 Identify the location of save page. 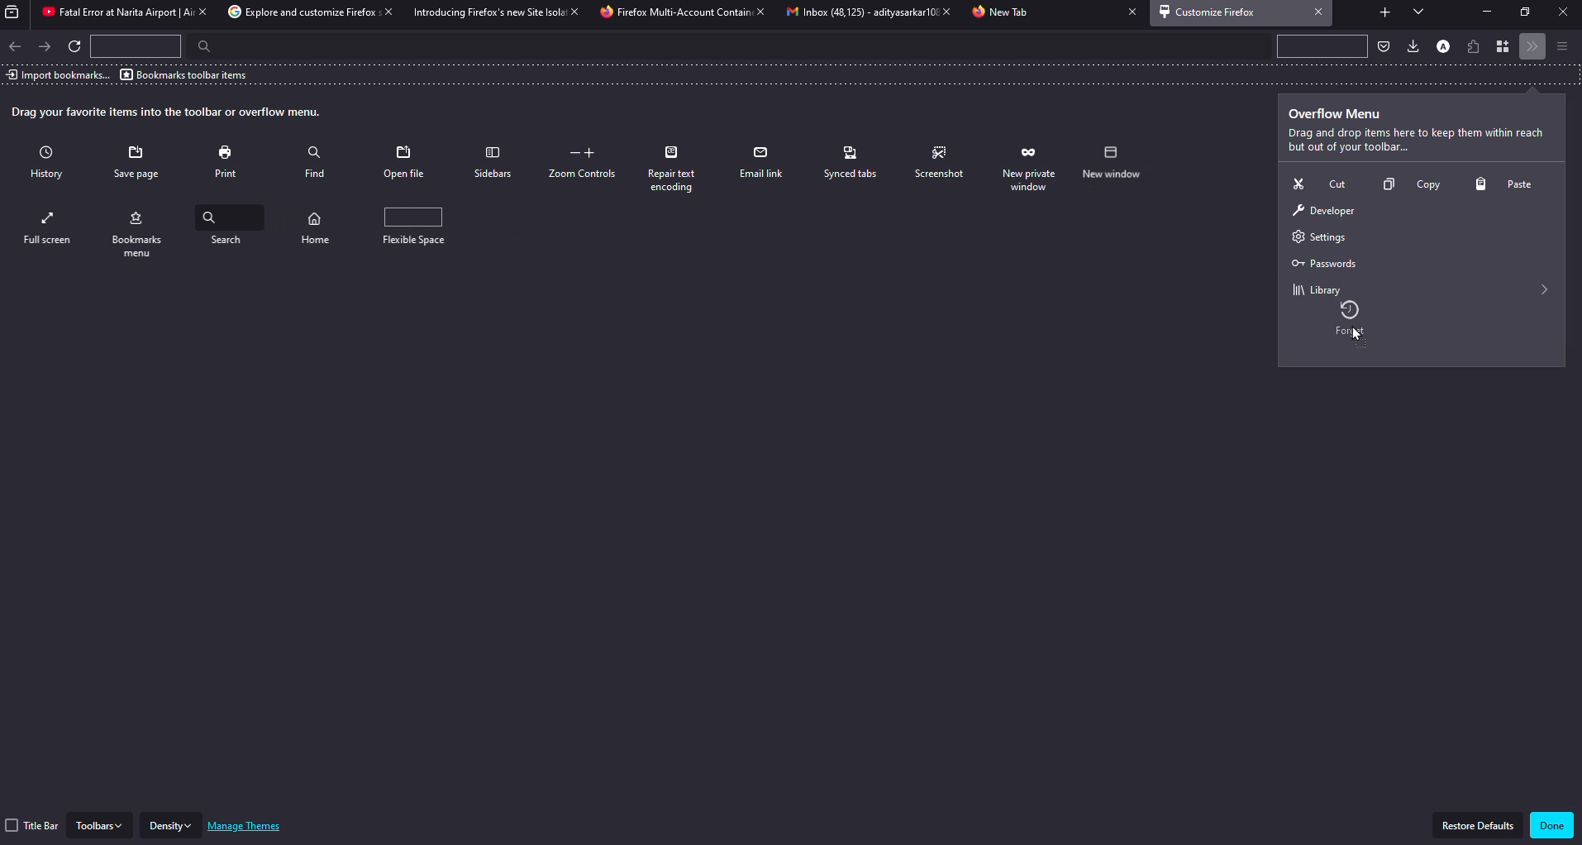
(140, 163).